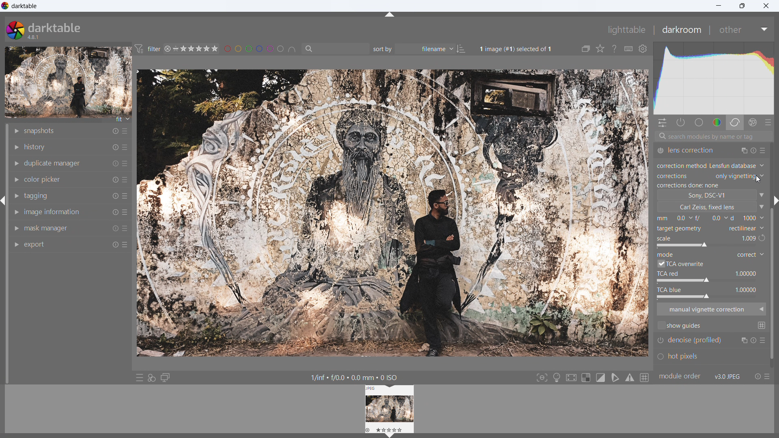  I want to click on show module, so click(17, 229).